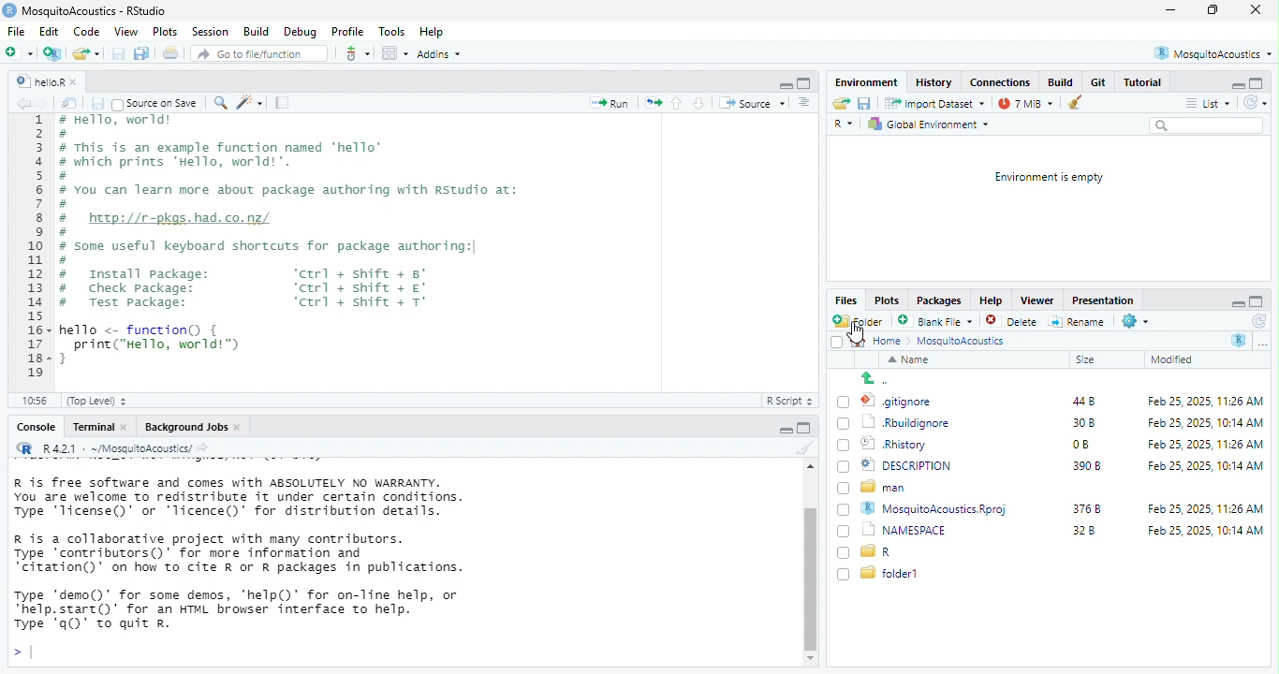  Describe the element at coordinates (126, 33) in the screenshot. I see `View` at that location.